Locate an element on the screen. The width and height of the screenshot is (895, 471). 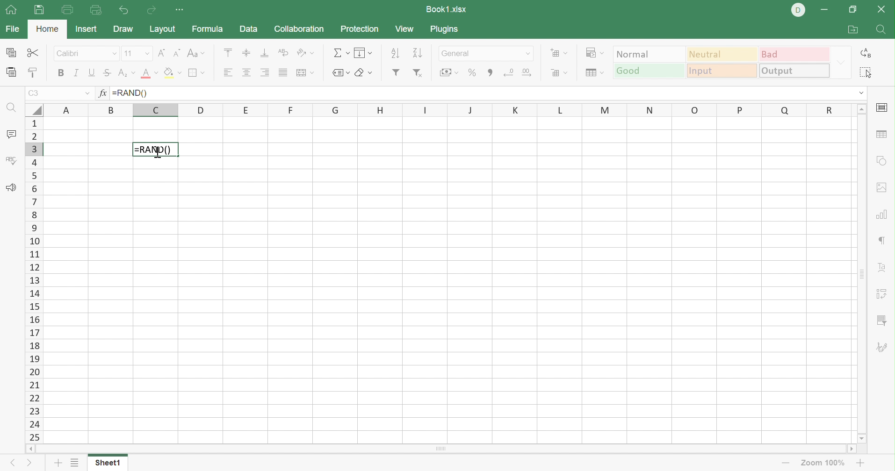
Decrease decimal is located at coordinates (509, 71).